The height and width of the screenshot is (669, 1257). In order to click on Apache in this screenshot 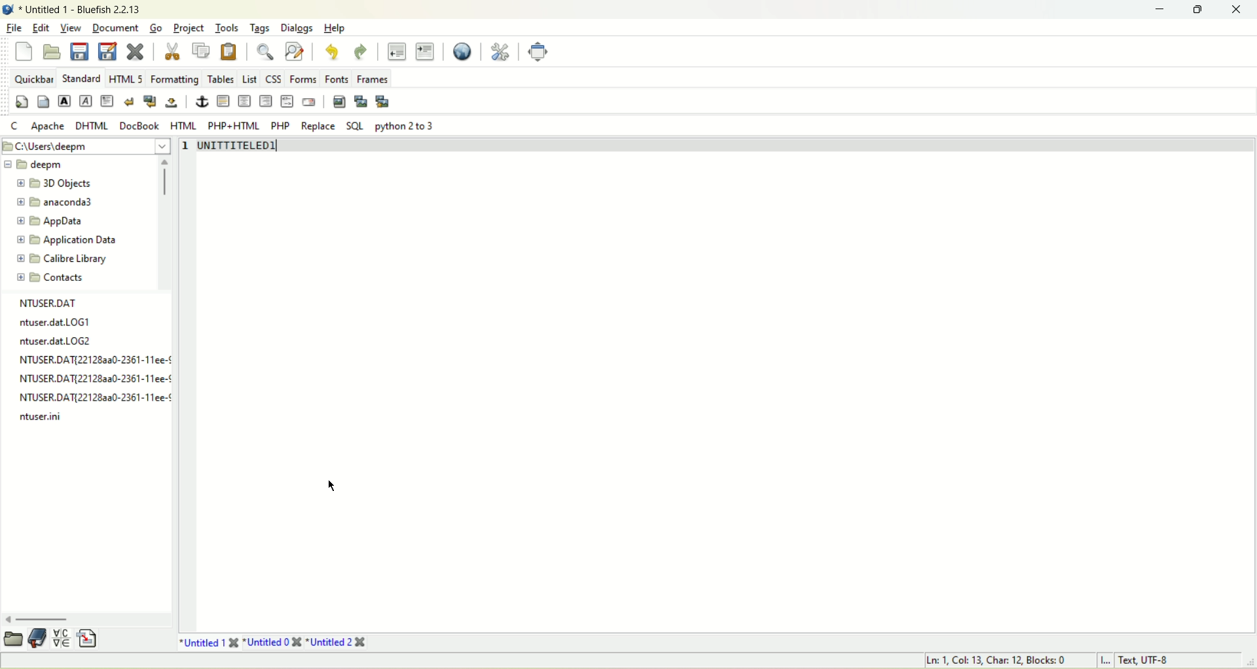, I will do `click(48, 128)`.